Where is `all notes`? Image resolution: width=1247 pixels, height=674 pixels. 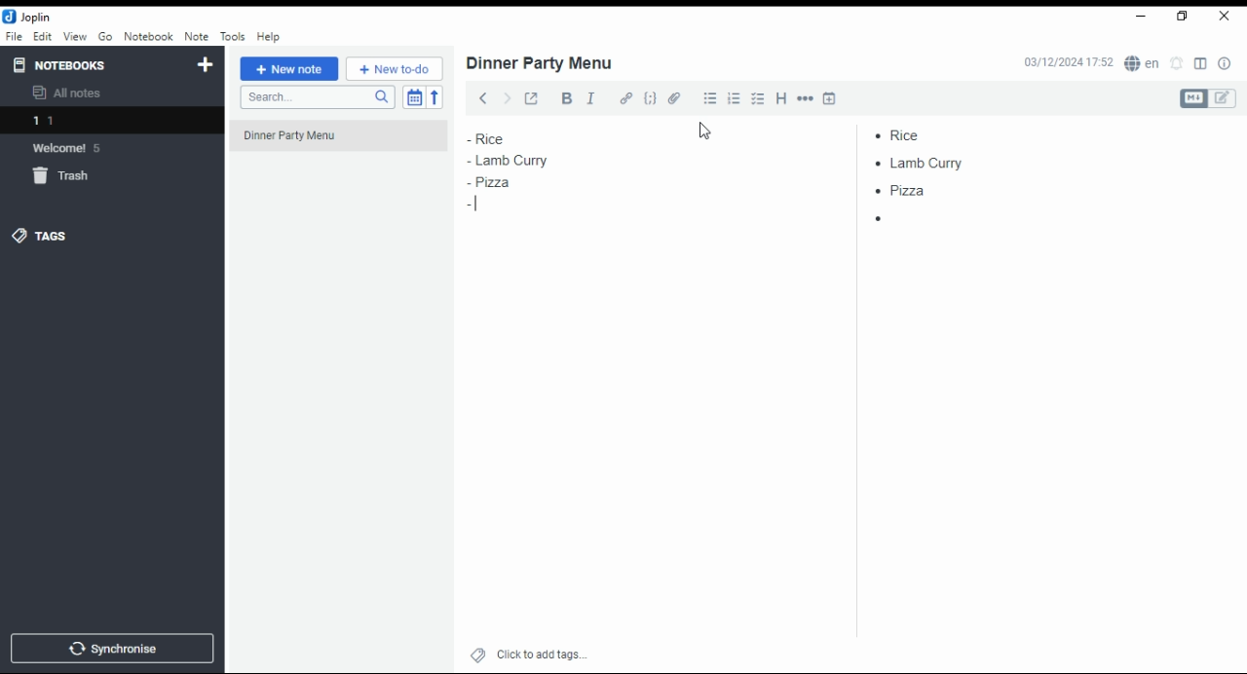 all notes is located at coordinates (72, 94).